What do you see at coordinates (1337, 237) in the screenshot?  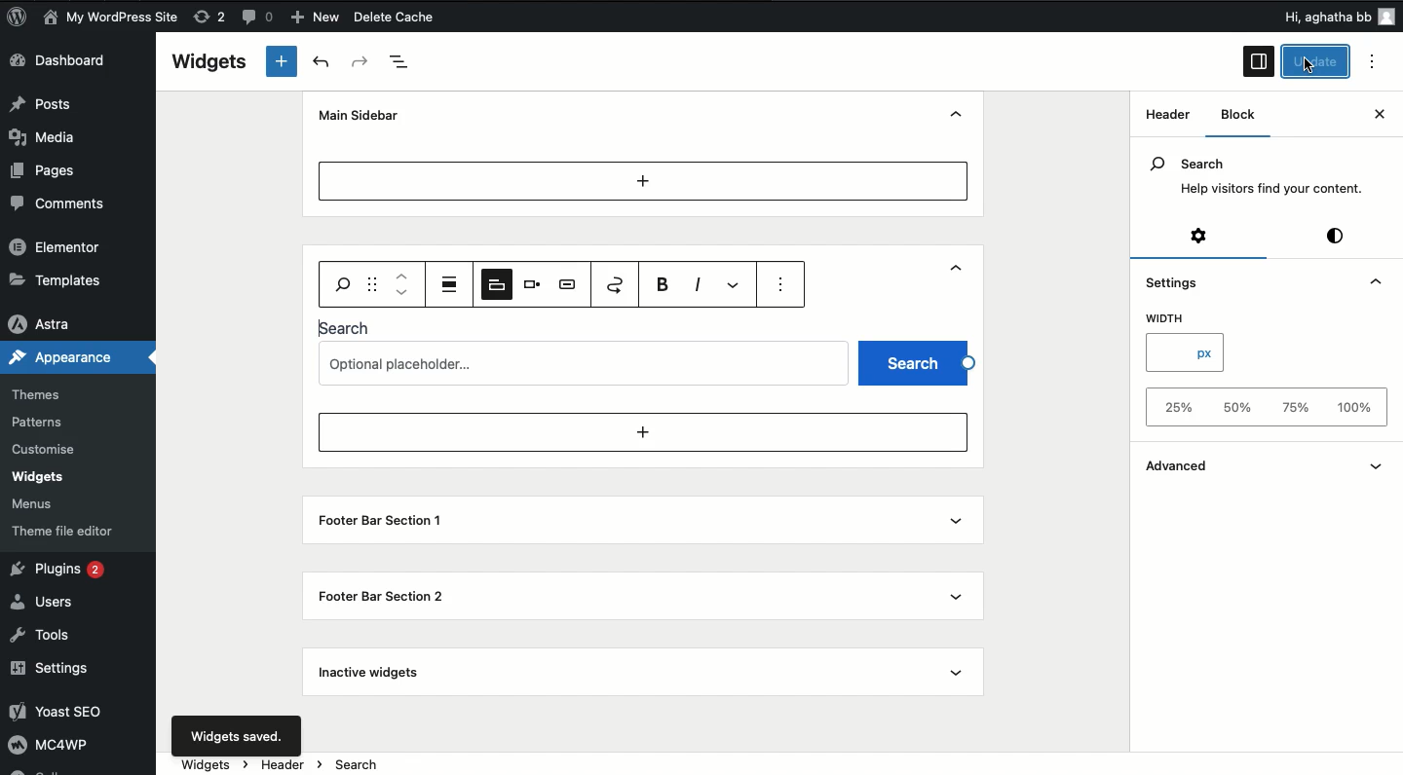 I see `Style` at bounding box center [1337, 237].